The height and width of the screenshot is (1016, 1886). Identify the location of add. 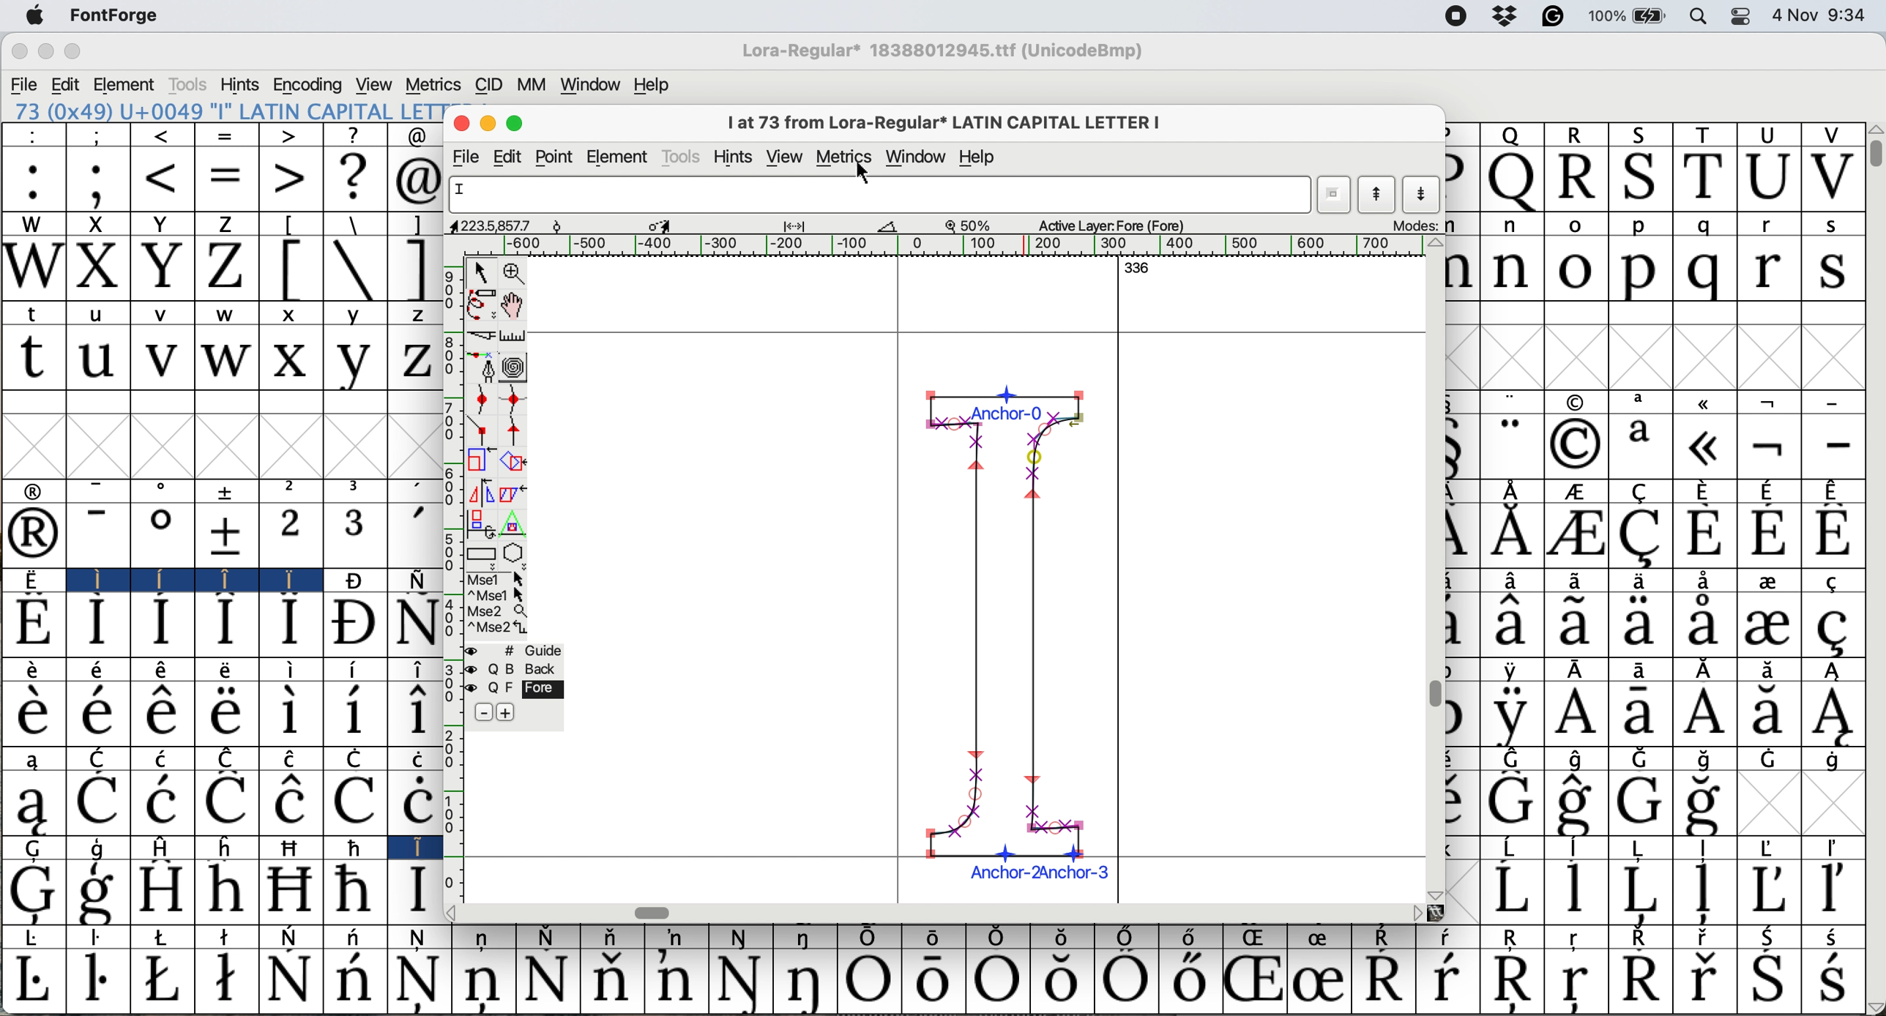
(508, 711).